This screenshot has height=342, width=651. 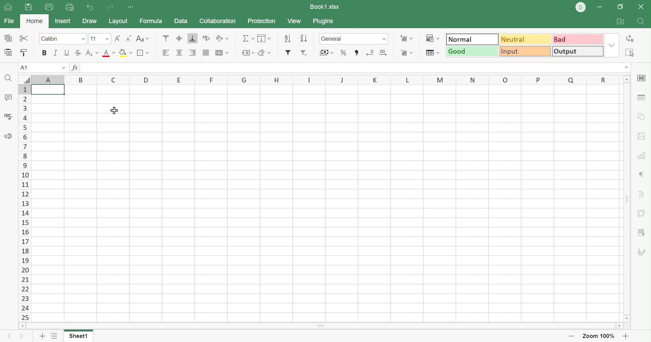 What do you see at coordinates (131, 7) in the screenshot?
I see `Customize Quick Access Toolbar` at bounding box center [131, 7].